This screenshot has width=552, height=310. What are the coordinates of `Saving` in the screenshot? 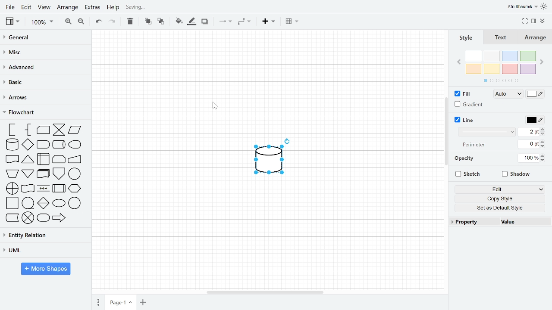 It's located at (139, 9).